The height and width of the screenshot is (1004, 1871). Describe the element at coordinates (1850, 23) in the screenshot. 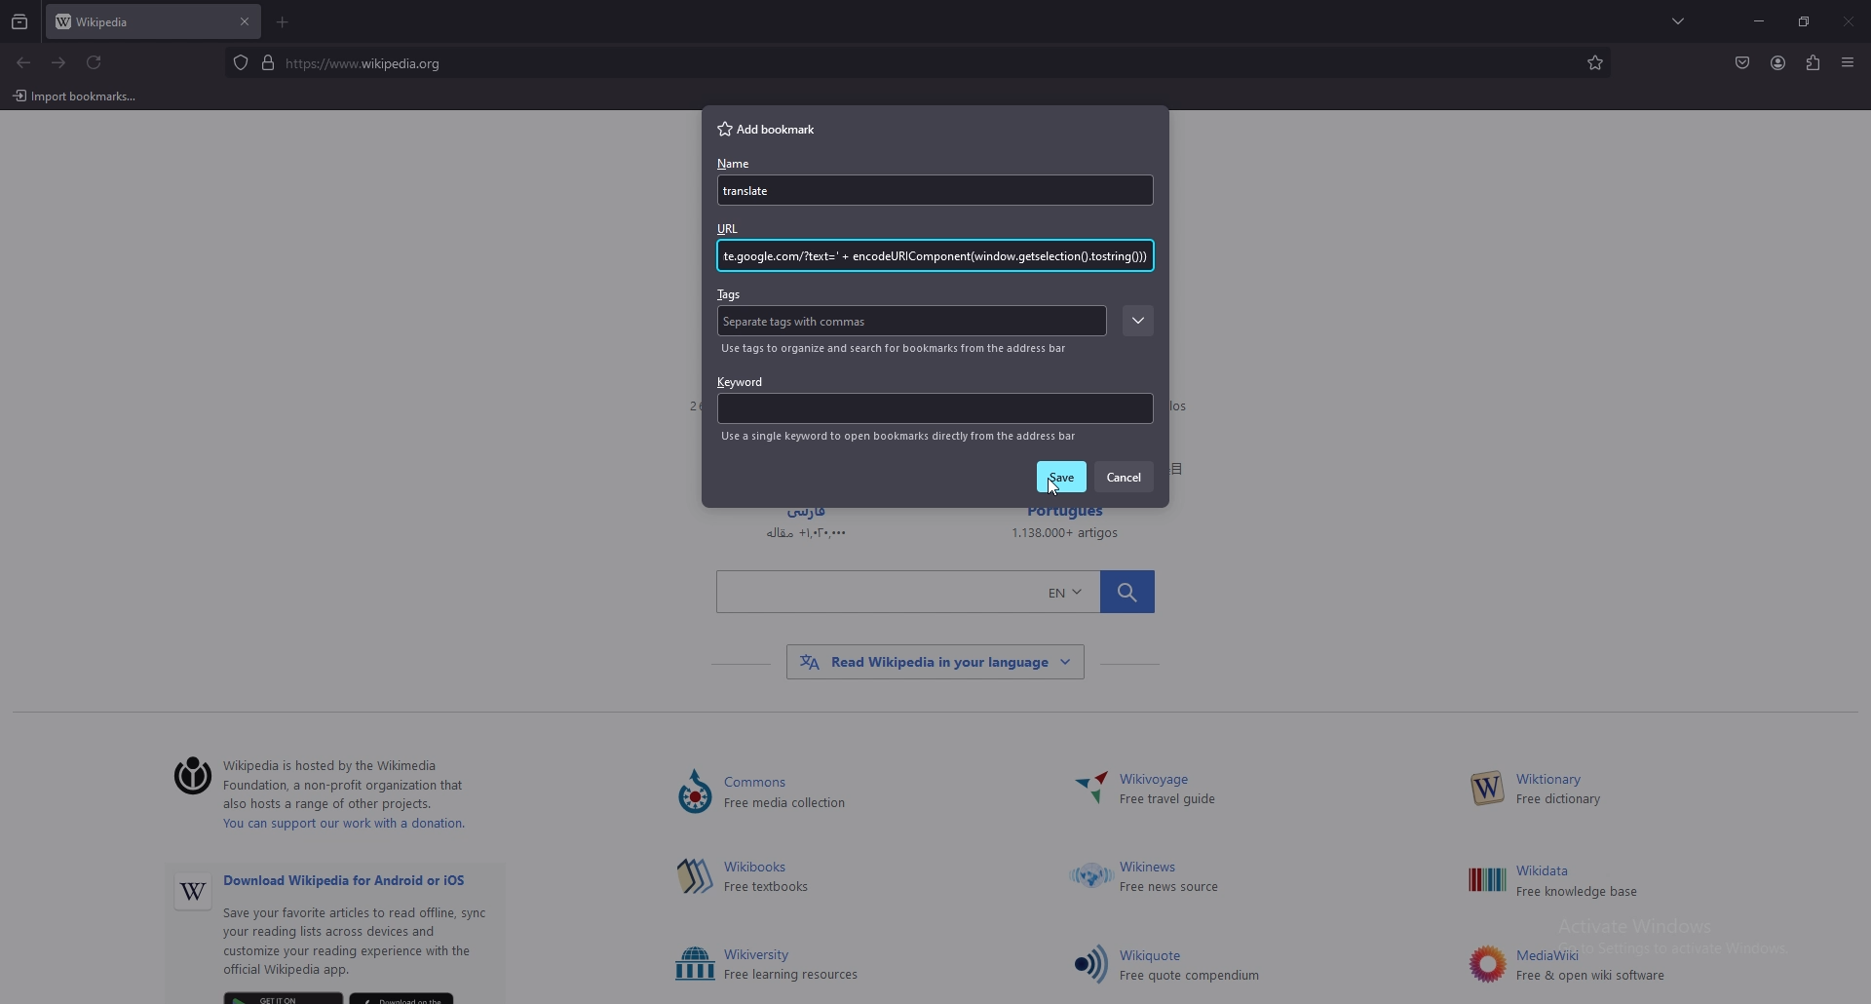

I see `` at that location.